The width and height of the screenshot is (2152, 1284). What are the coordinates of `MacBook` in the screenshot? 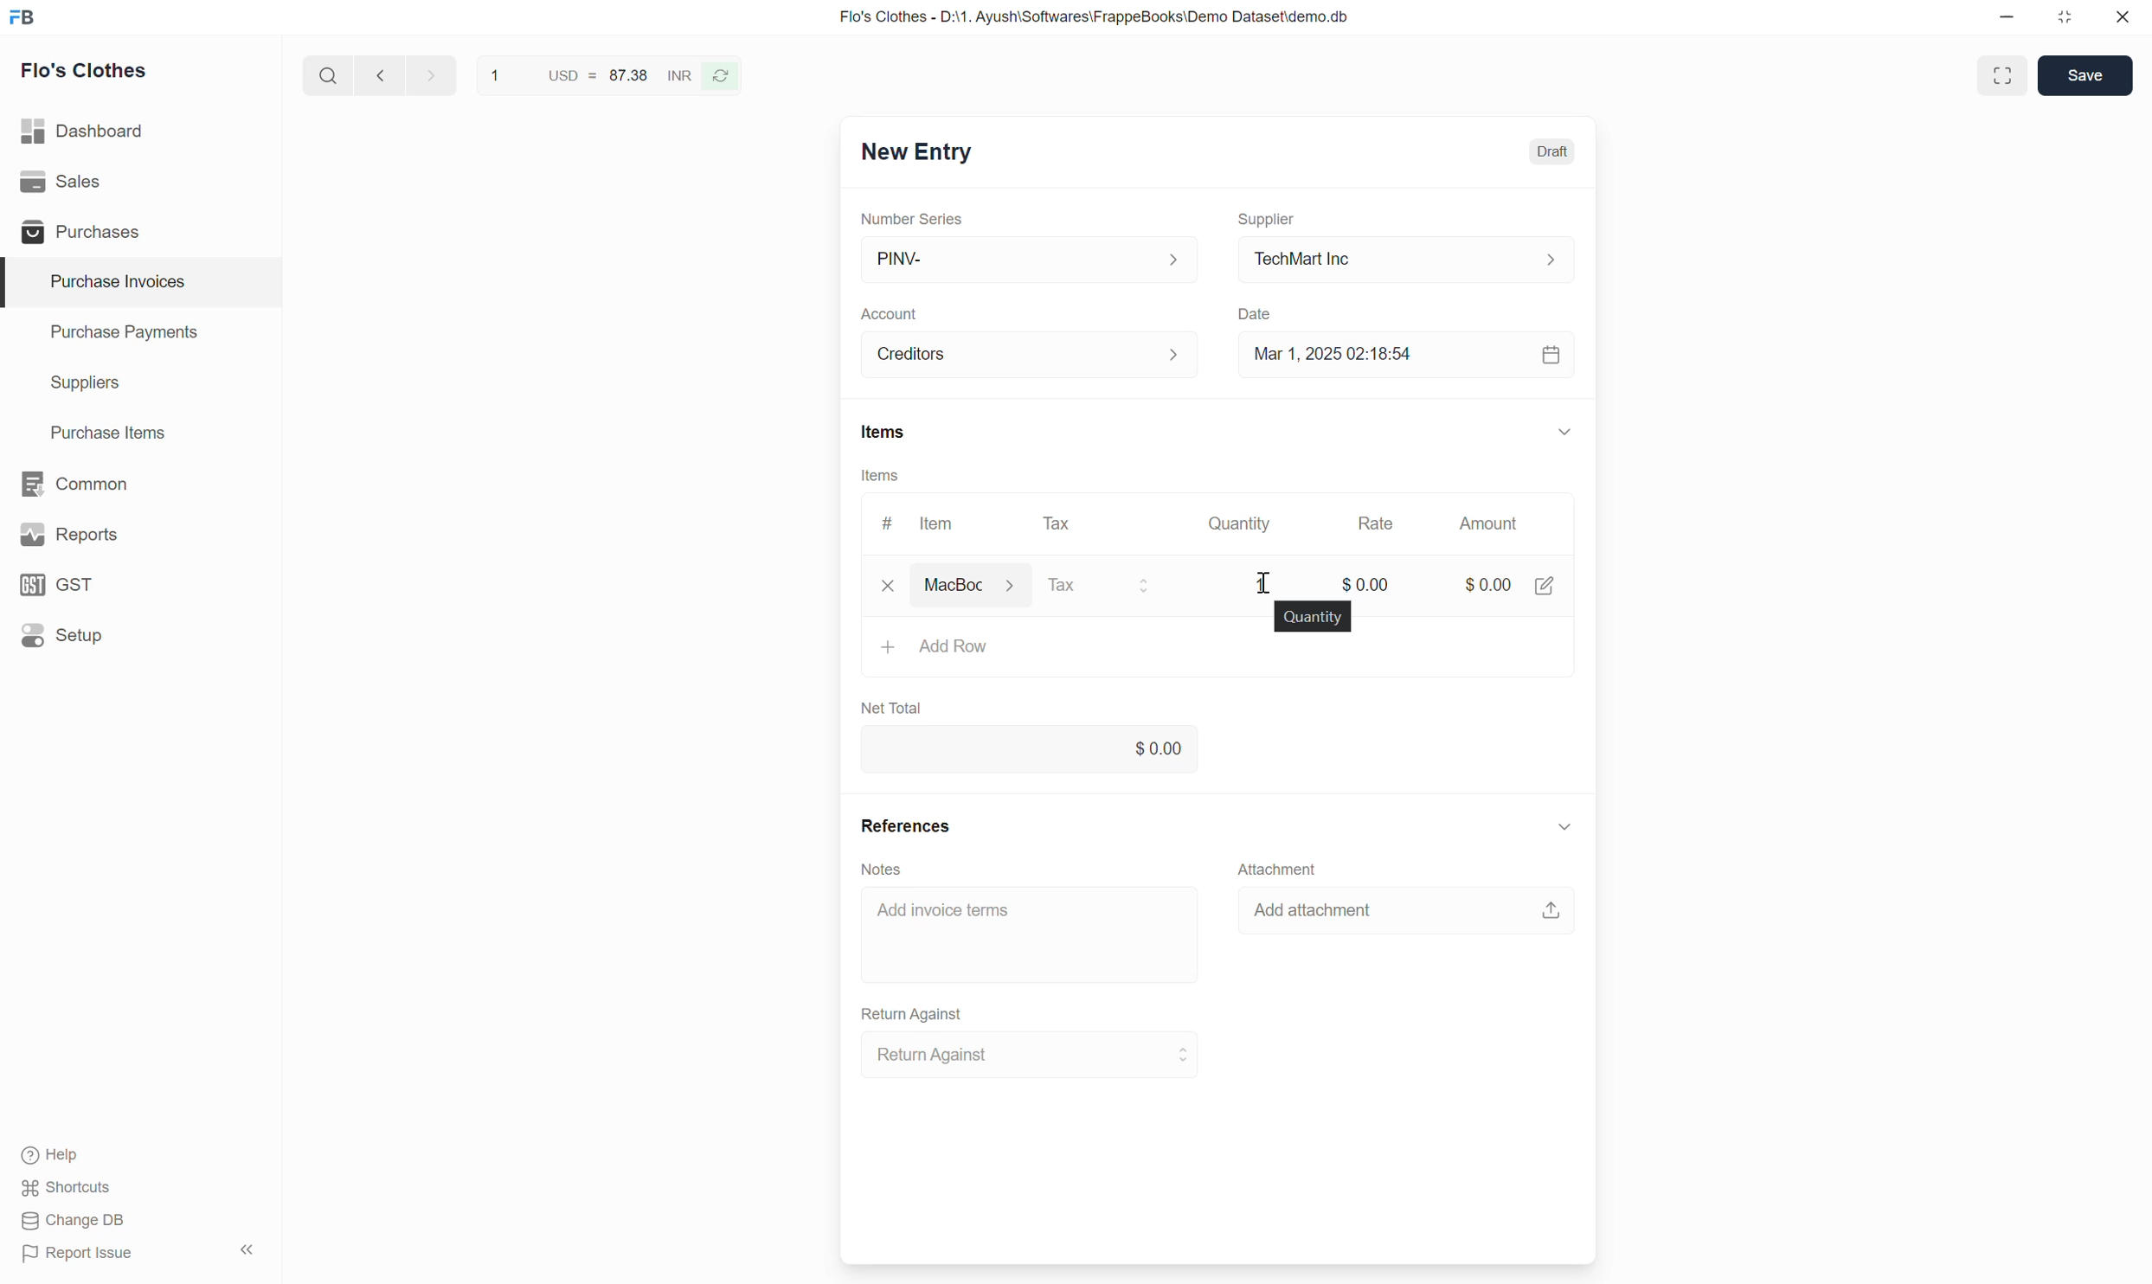 It's located at (978, 586).